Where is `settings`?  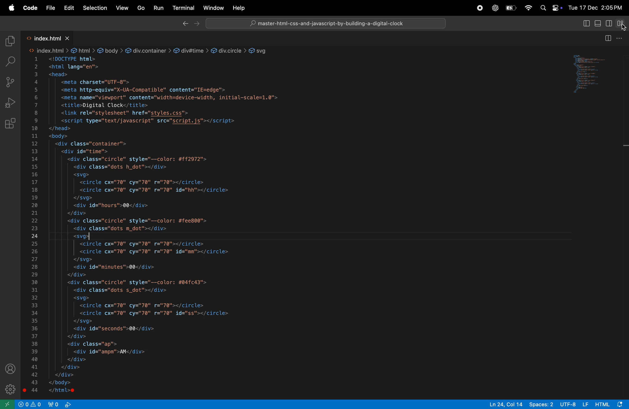
settings is located at coordinates (10, 388).